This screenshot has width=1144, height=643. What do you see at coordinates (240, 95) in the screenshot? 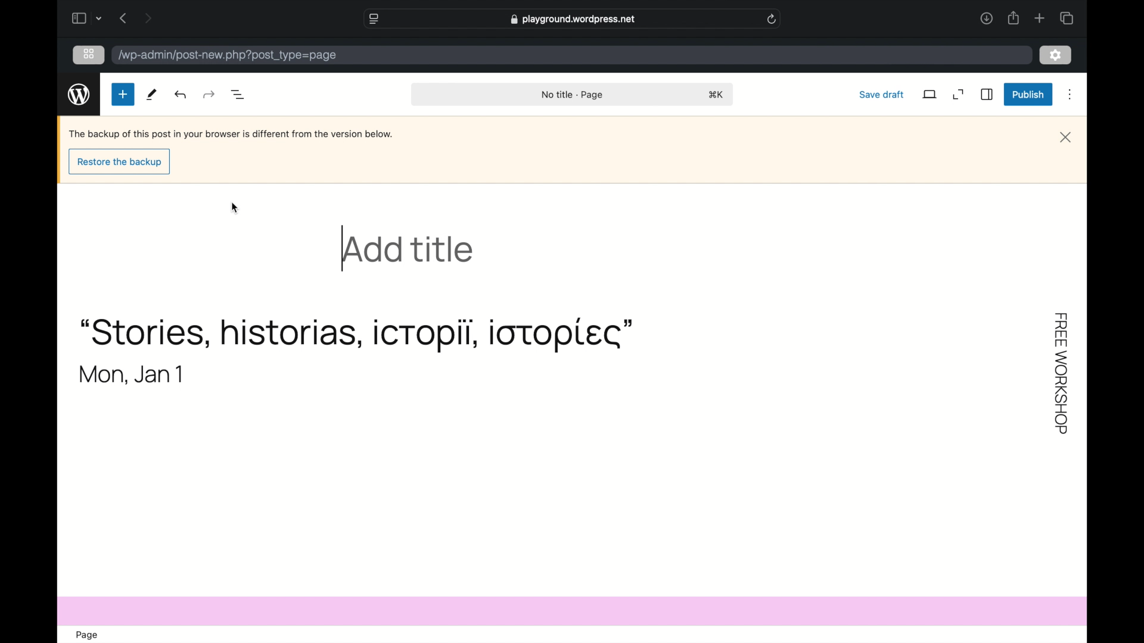
I see `document overview` at bounding box center [240, 95].